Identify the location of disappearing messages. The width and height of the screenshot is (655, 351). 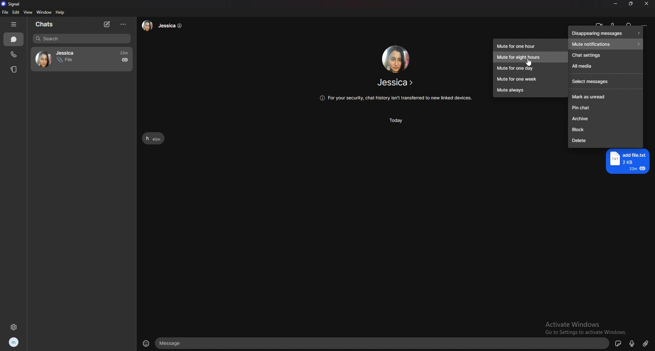
(606, 33).